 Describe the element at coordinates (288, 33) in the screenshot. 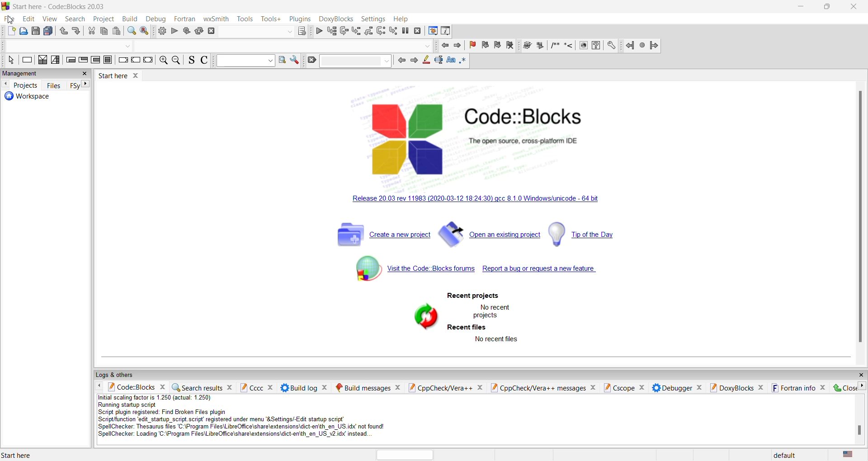

I see `dropdown` at that location.